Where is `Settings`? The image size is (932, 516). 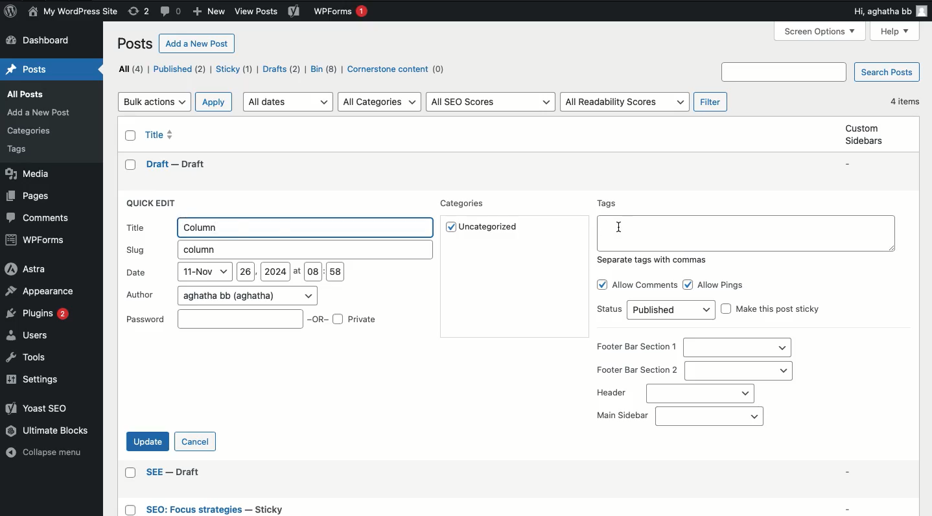
Settings is located at coordinates (37, 380).